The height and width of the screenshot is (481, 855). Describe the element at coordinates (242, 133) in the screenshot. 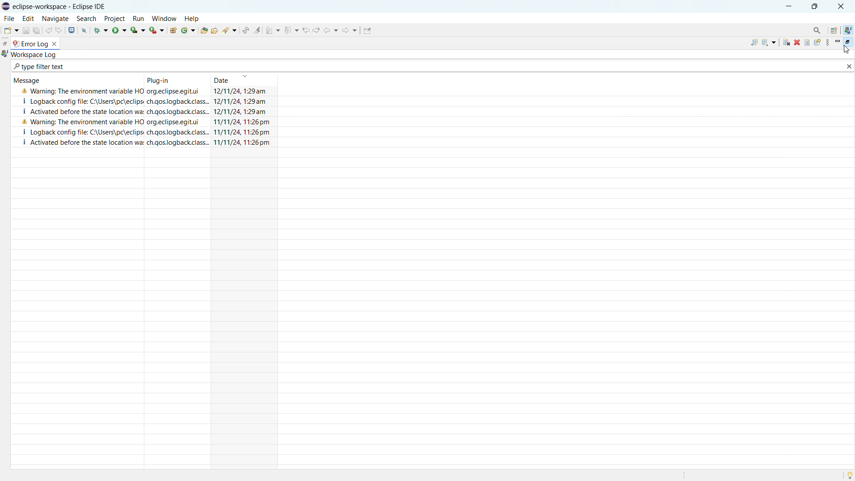

I see `11/11/24 11:26pm` at that location.